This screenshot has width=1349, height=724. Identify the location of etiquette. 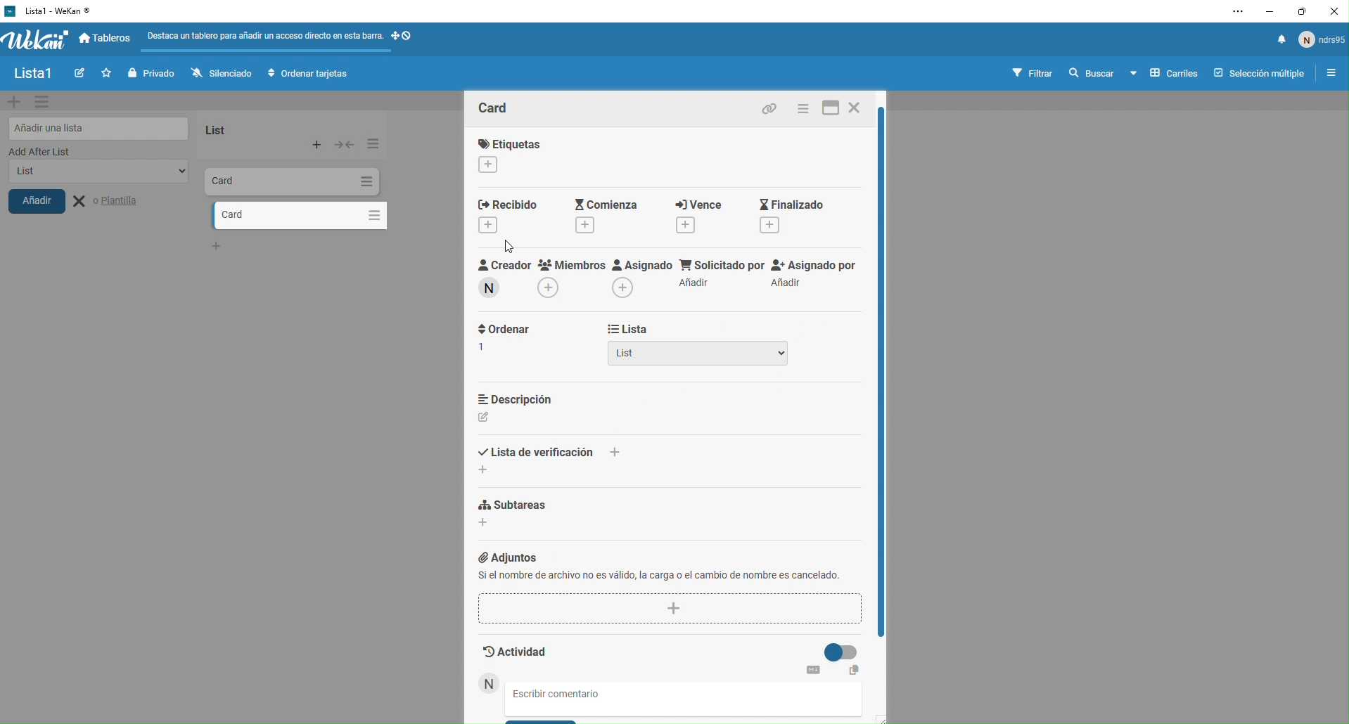
(529, 155).